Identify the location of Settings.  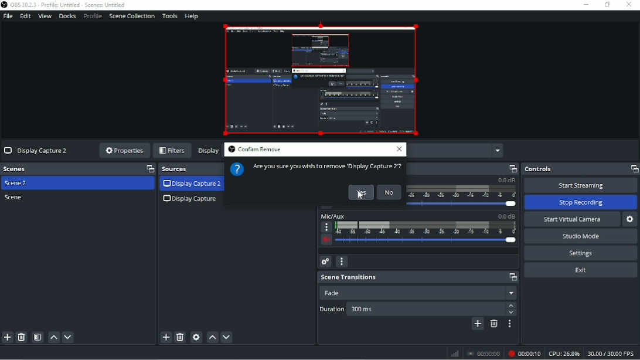
(582, 253).